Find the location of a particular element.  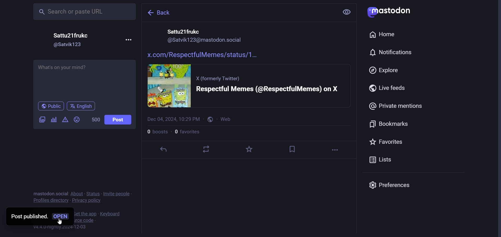

Sattu21frukc is located at coordinates (70, 35).